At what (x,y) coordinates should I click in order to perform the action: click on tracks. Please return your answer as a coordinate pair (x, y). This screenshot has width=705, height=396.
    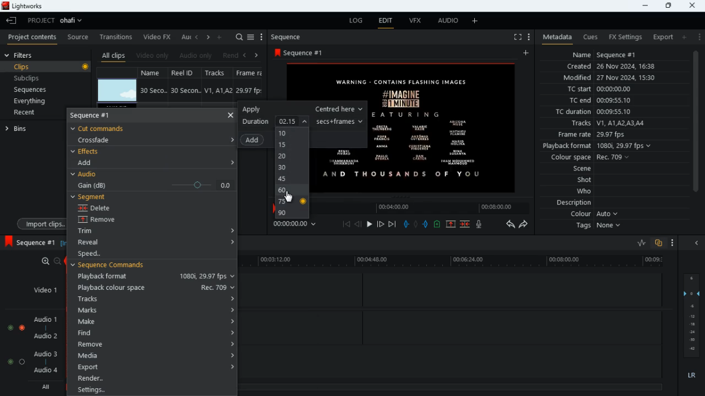
    Looking at the image, I should click on (155, 299).